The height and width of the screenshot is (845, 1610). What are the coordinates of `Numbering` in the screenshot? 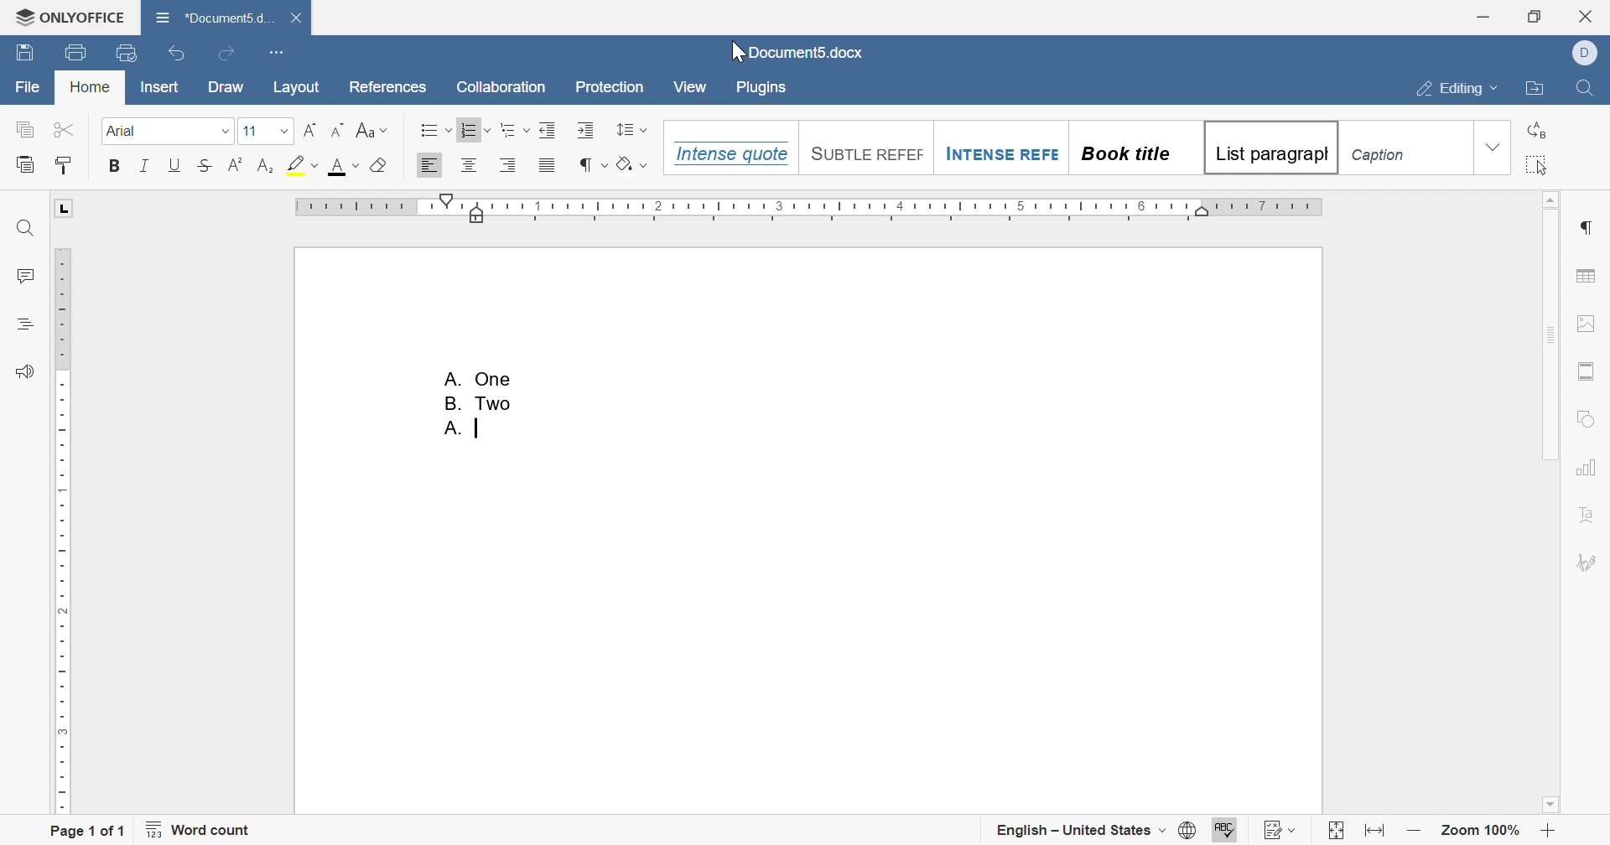 It's located at (476, 128).